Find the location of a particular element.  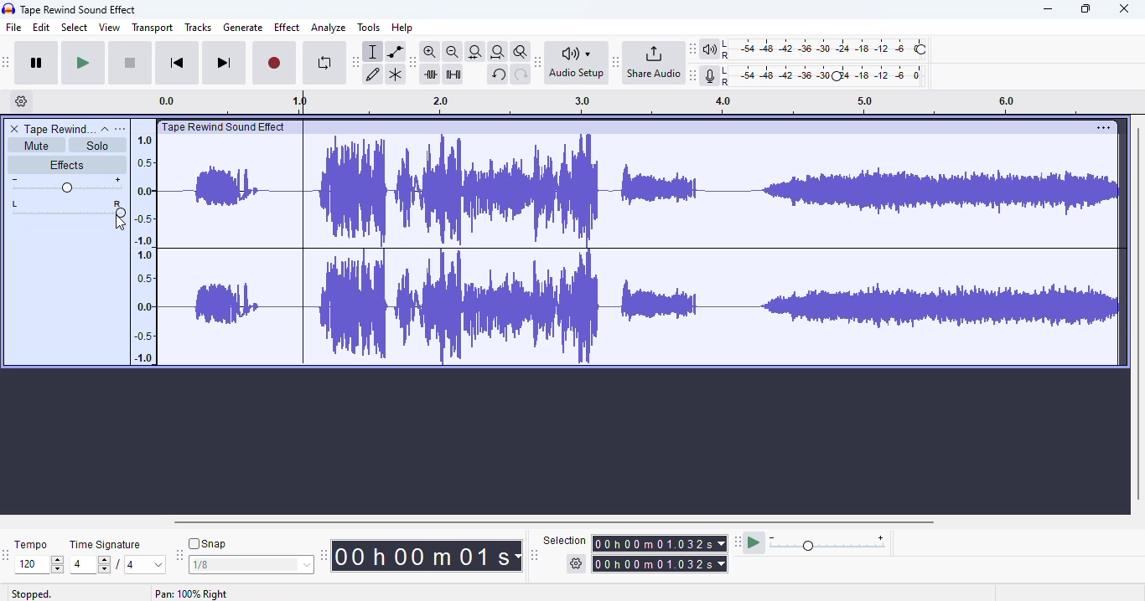

mouse up is located at coordinates (120, 223).